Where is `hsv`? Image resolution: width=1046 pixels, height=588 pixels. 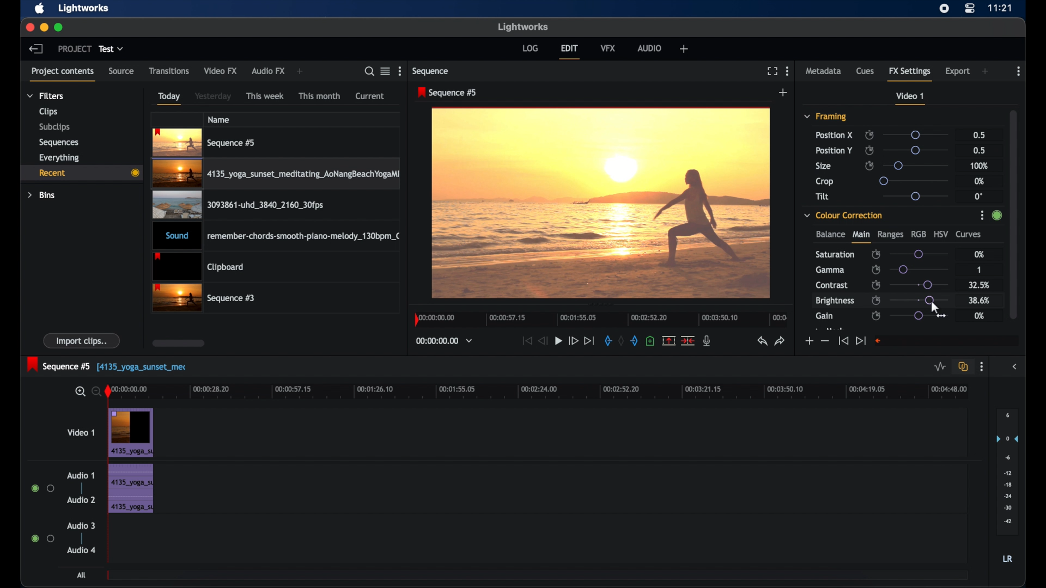
hsv is located at coordinates (941, 233).